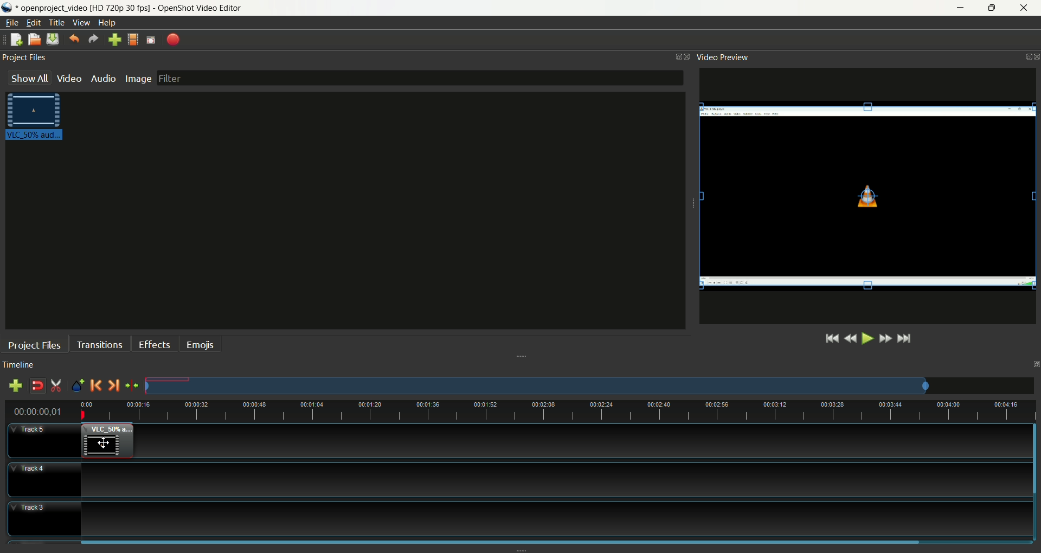  I want to click on logo, so click(8, 8).